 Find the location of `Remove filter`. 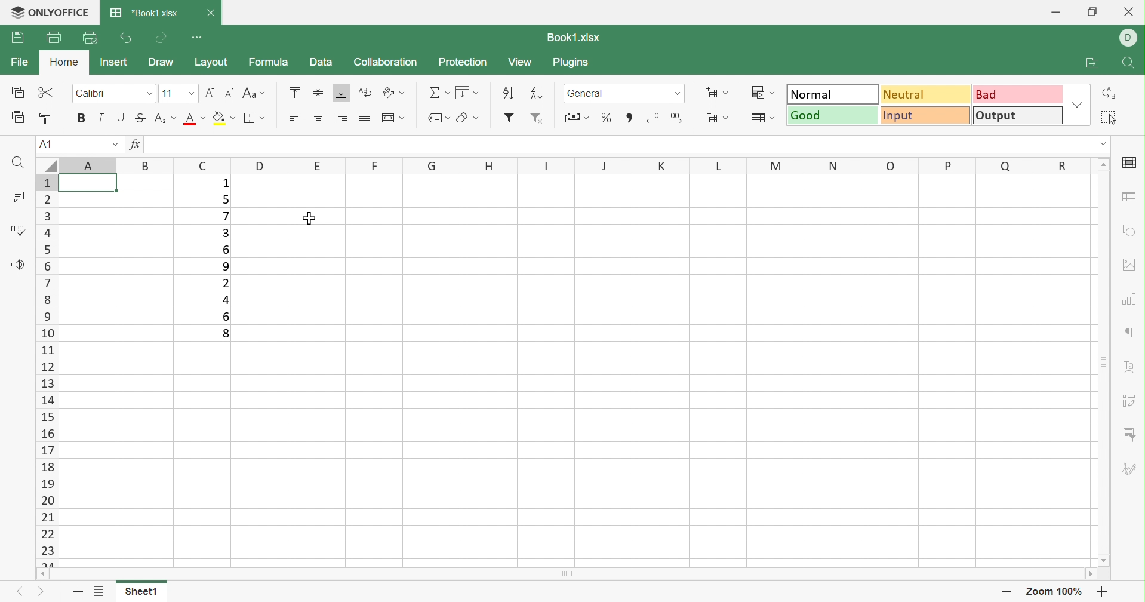

Remove filter is located at coordinates (538, 119).